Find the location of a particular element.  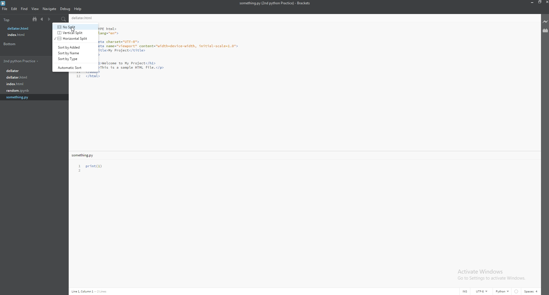

brackets is located at coordinates (4, 3).